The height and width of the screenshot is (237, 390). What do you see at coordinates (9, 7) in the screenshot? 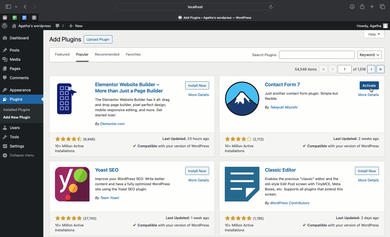
I see `Sidebar` at bounding box center [9, 7].